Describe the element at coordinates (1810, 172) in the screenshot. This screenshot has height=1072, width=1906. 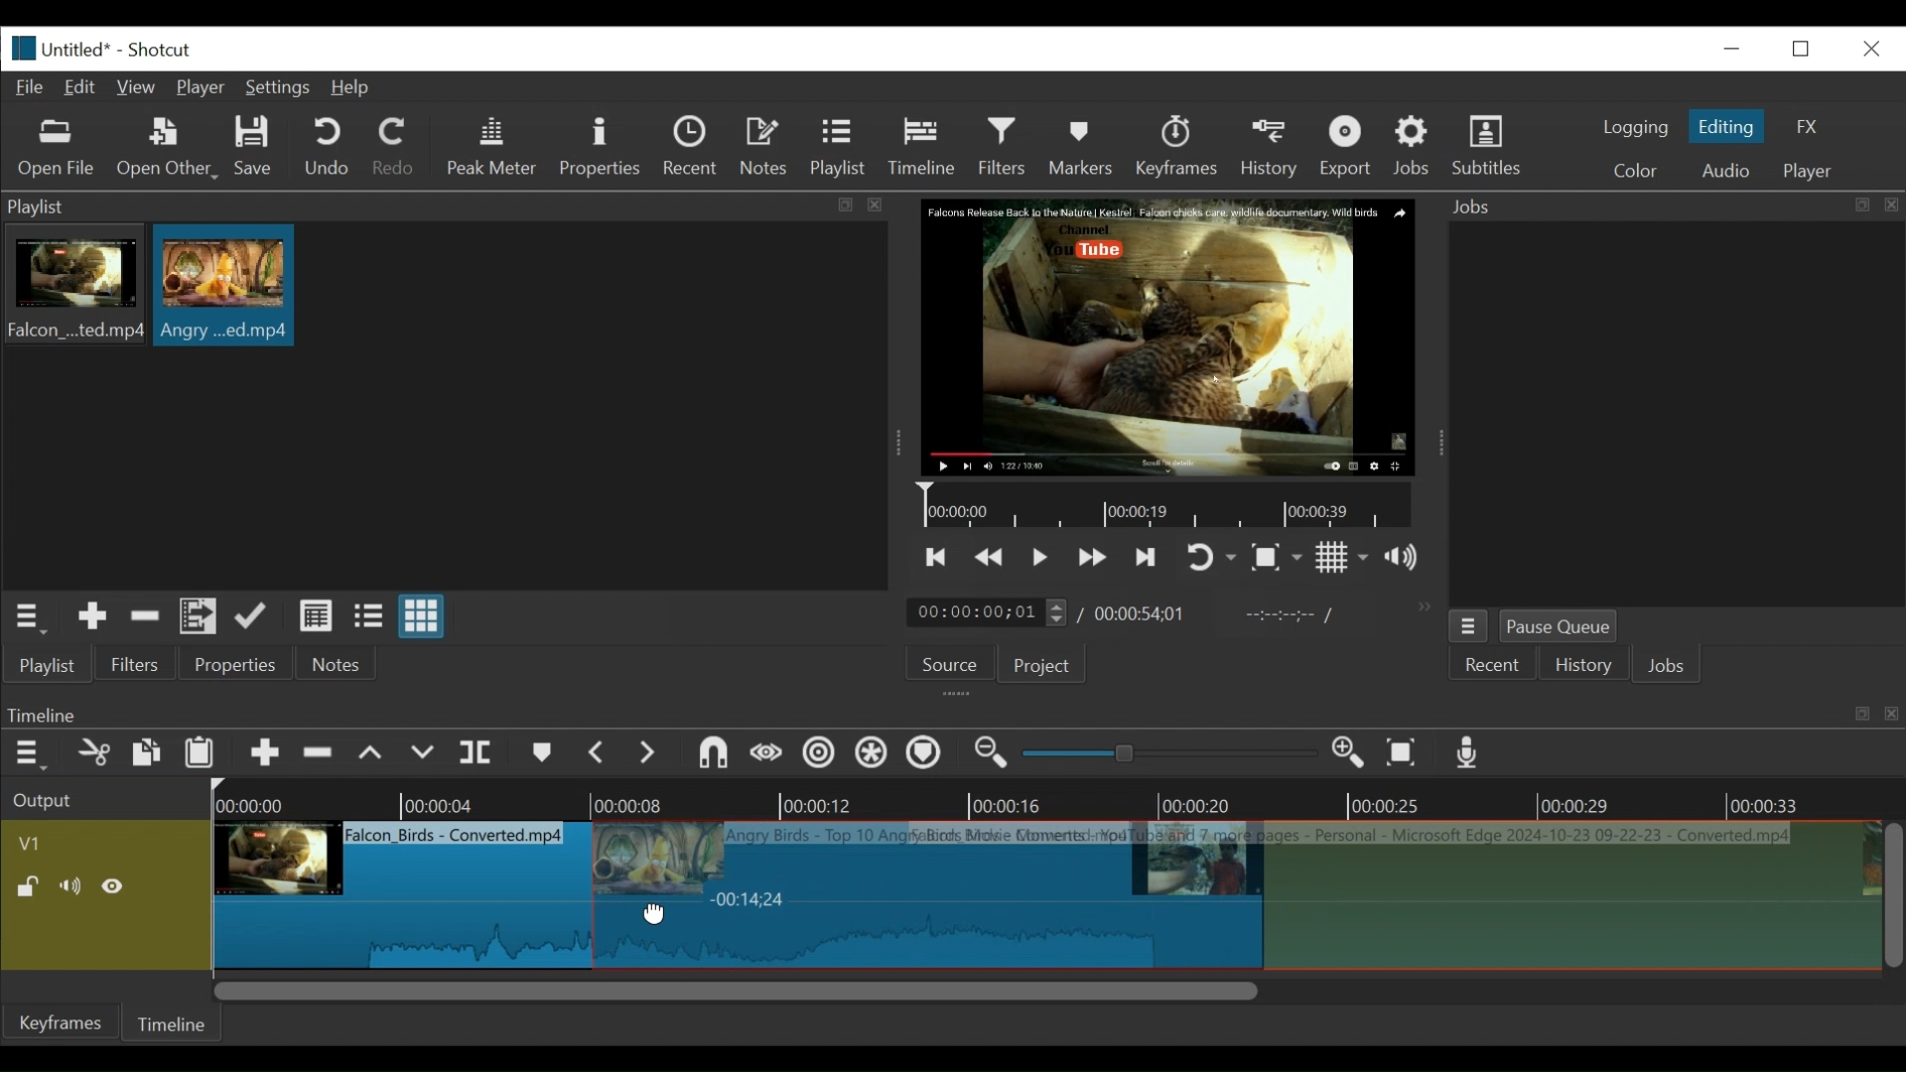
I see `player` at that location.